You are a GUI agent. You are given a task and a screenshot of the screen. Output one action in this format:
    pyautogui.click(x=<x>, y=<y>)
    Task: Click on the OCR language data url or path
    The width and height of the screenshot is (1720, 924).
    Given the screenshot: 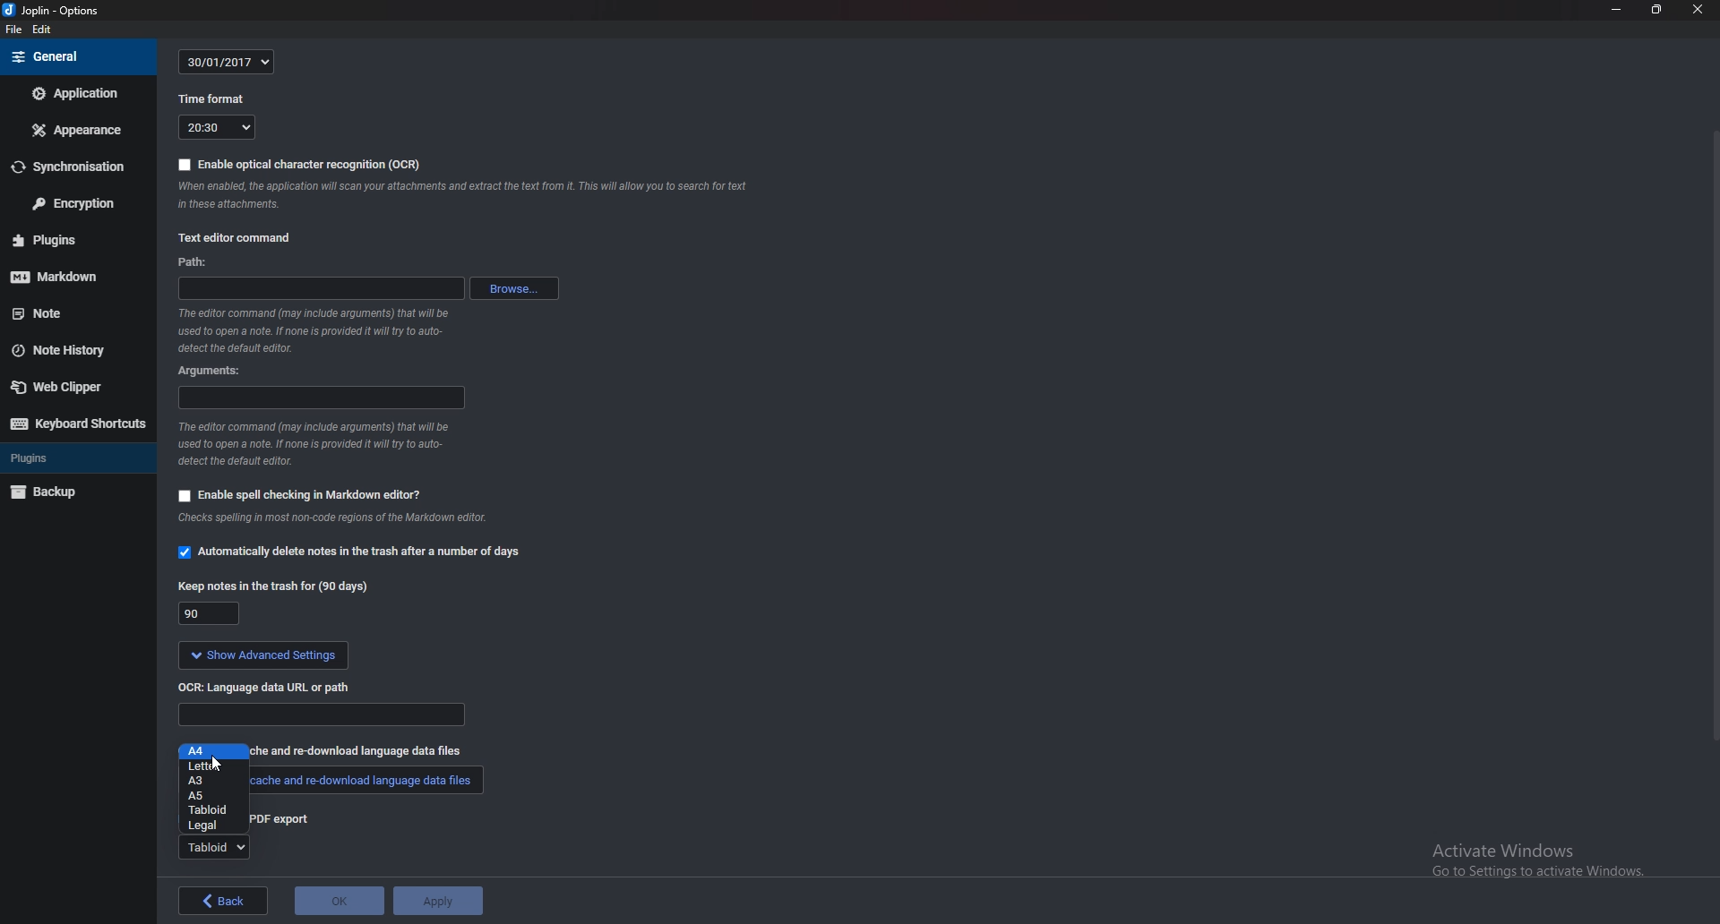 What is the action you would take?
    pyautogui.click(x=275, y=688)
    